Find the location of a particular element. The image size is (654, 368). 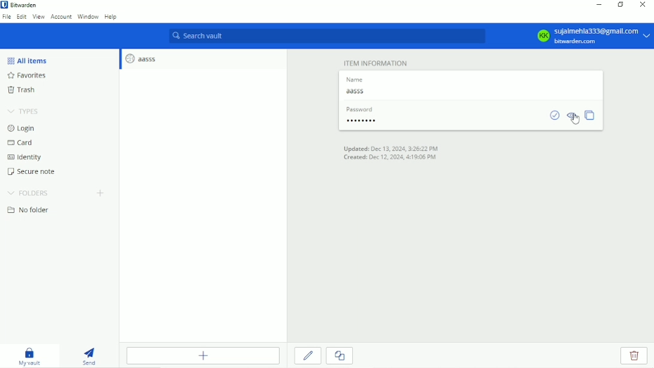

Copy password is located at coordinates (592, 115).